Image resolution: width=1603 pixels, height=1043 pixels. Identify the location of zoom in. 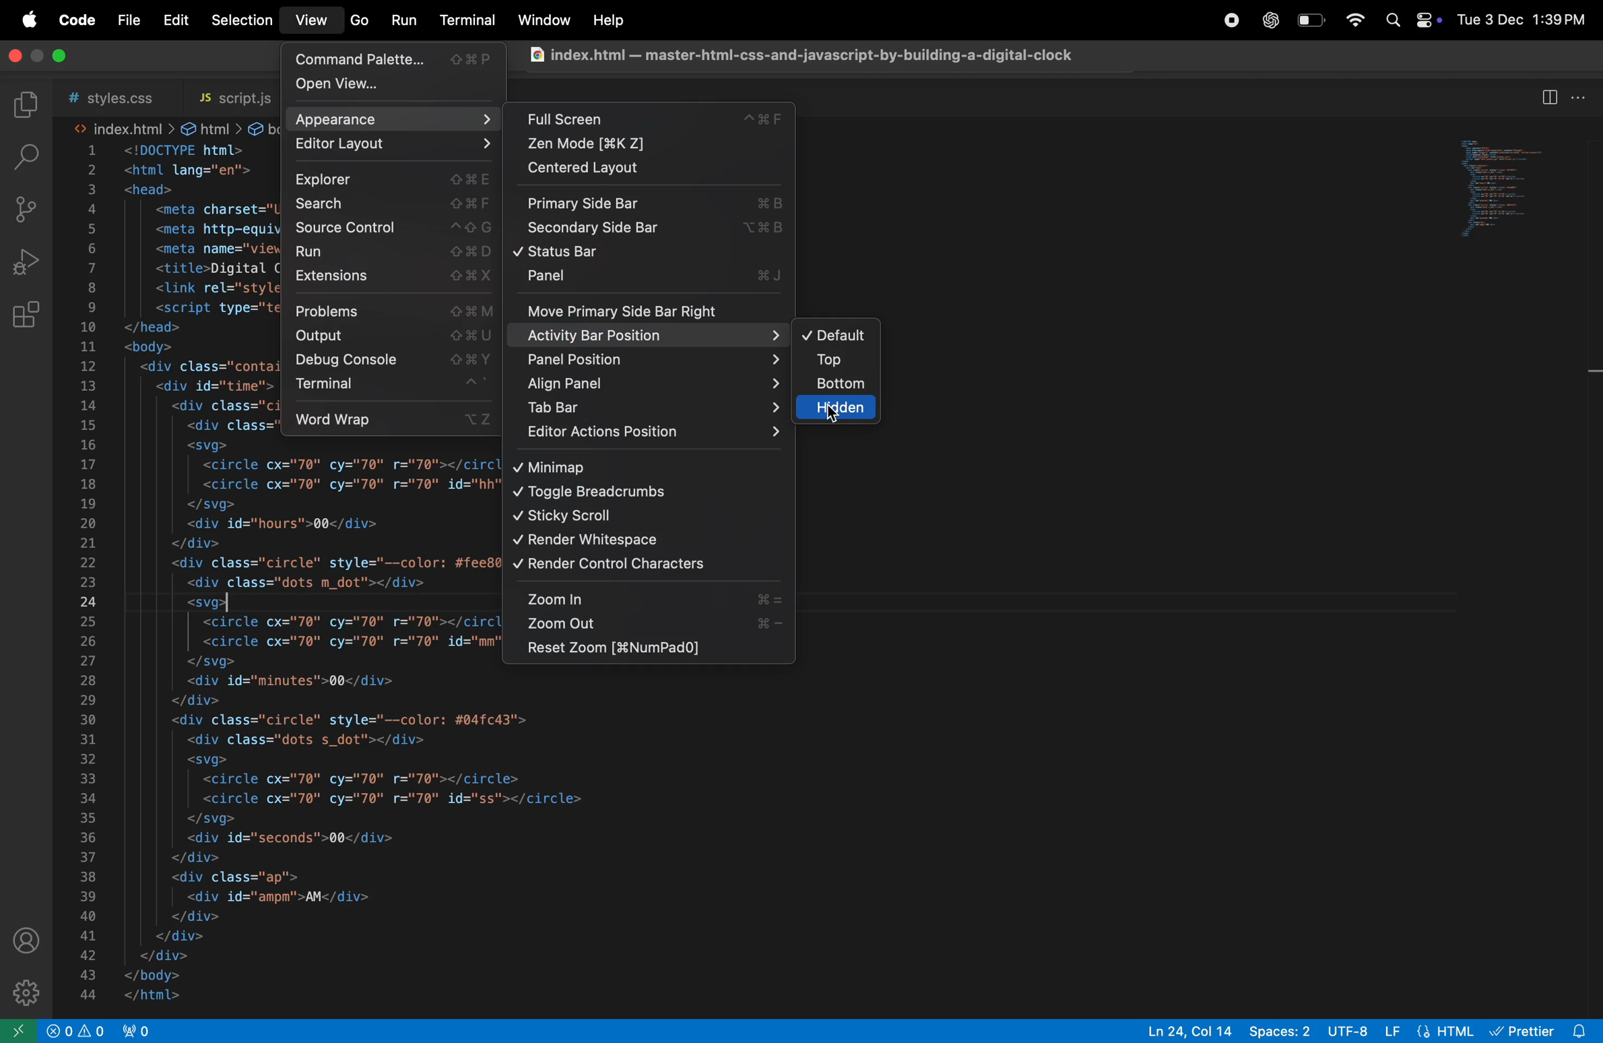
(649, 596).